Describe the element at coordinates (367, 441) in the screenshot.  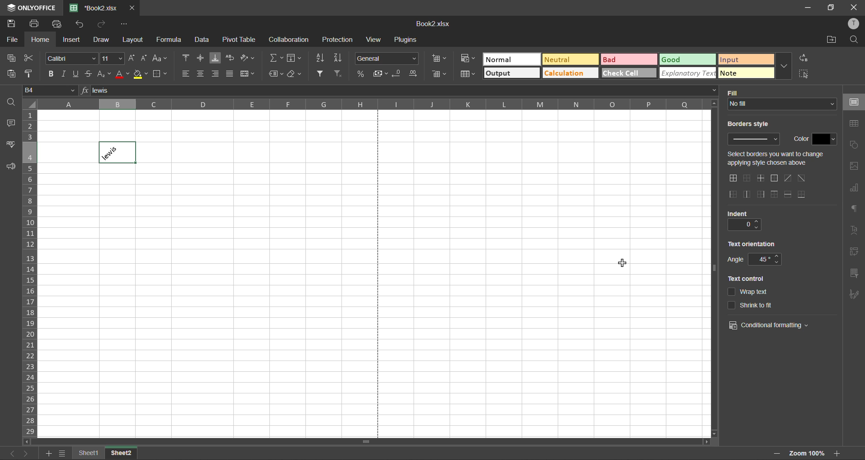
I see `horizontal scrollbar` at that location.